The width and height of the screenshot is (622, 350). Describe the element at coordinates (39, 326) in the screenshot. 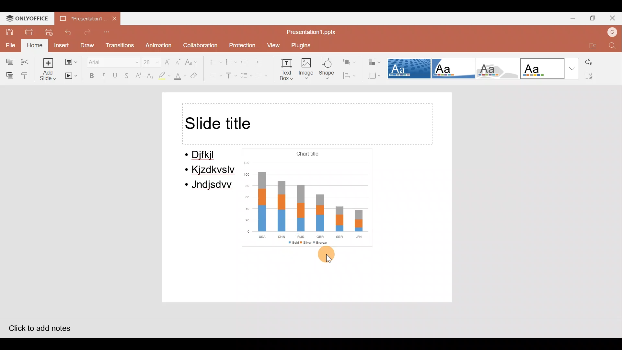

I see `Click to add notes` at that location.